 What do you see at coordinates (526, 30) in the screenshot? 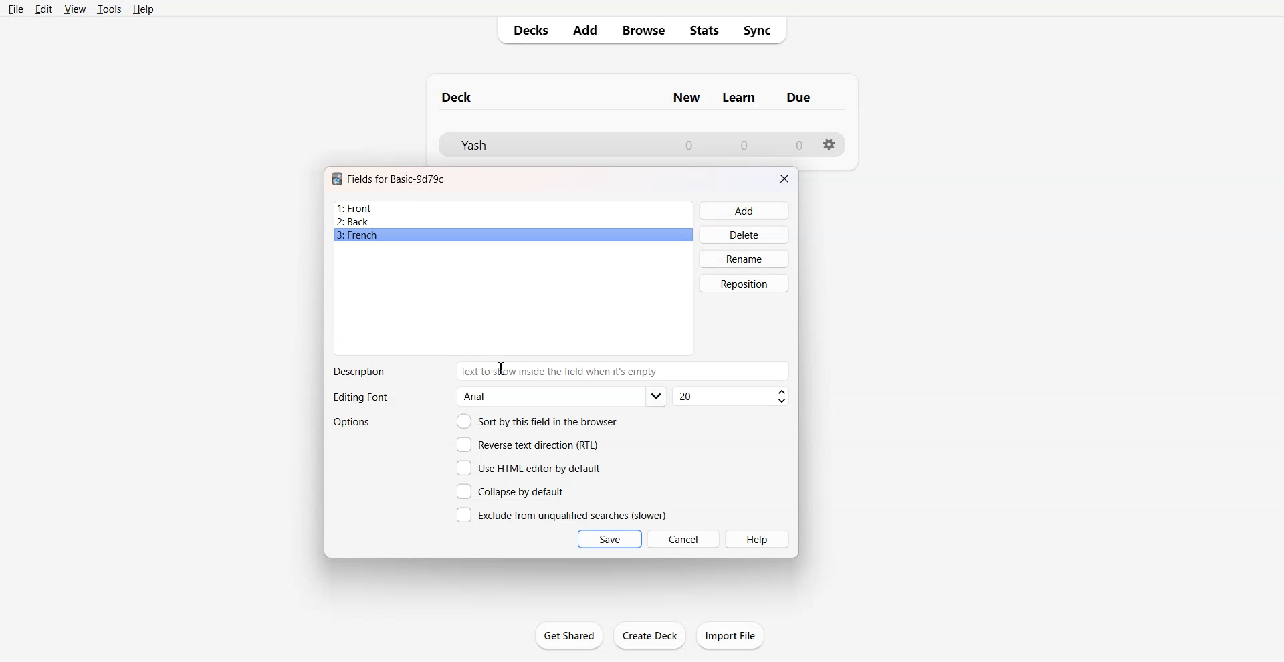
I see `Decks` at bounding box center [526, 30].